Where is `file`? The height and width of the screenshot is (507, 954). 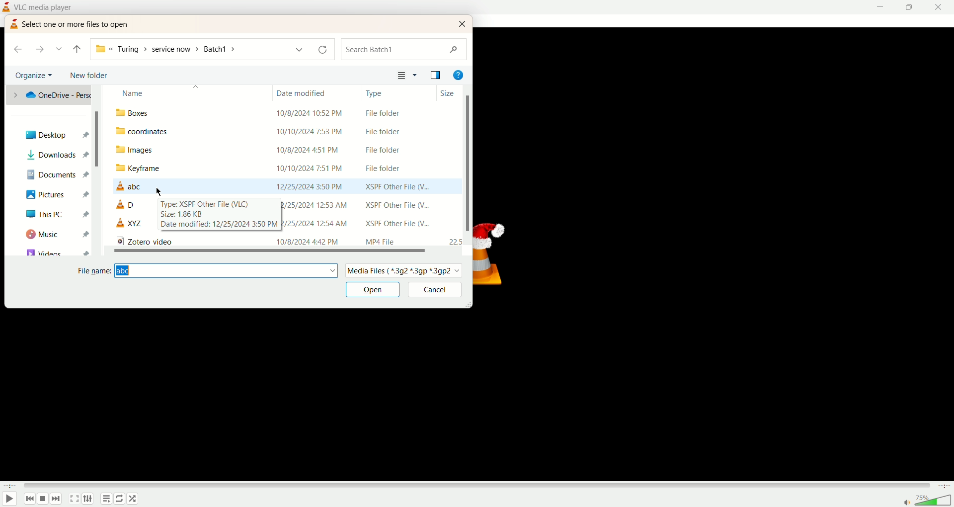 file is located at coordinates (285, 186).